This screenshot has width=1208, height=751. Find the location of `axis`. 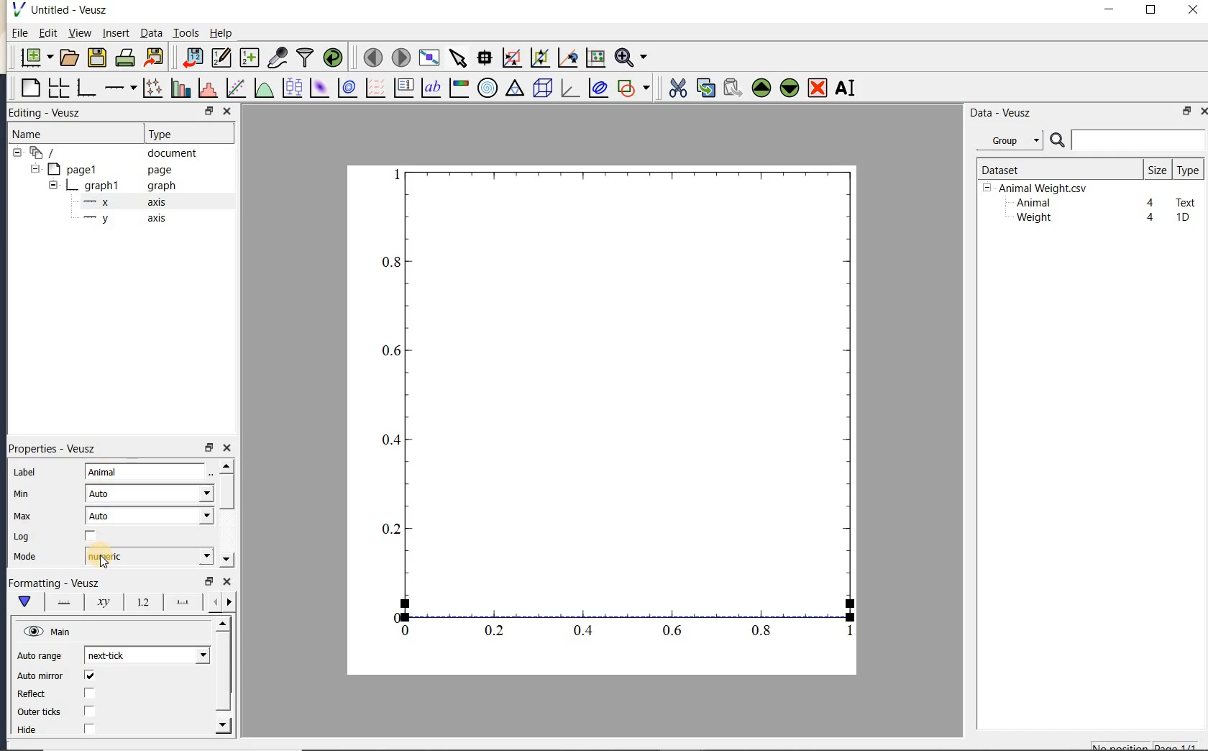

axis is located at coordinates (122, 219).